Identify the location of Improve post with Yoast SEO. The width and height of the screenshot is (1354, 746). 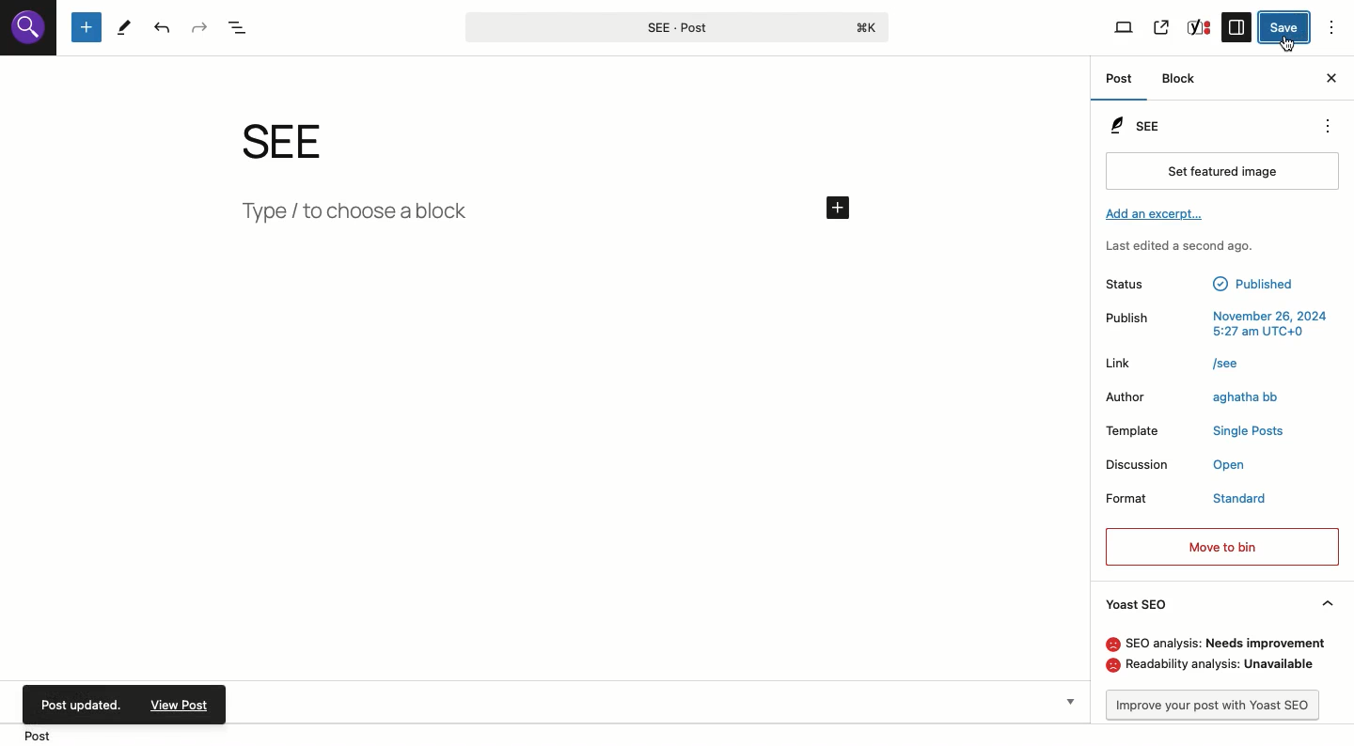
(1220, 705).